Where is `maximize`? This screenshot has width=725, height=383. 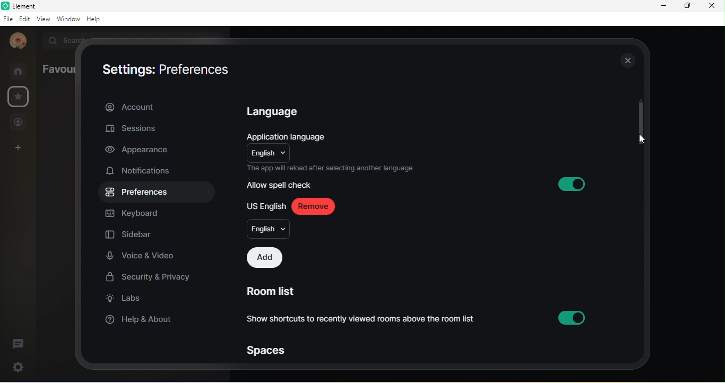 maximize is located at coordinates (686, 7).